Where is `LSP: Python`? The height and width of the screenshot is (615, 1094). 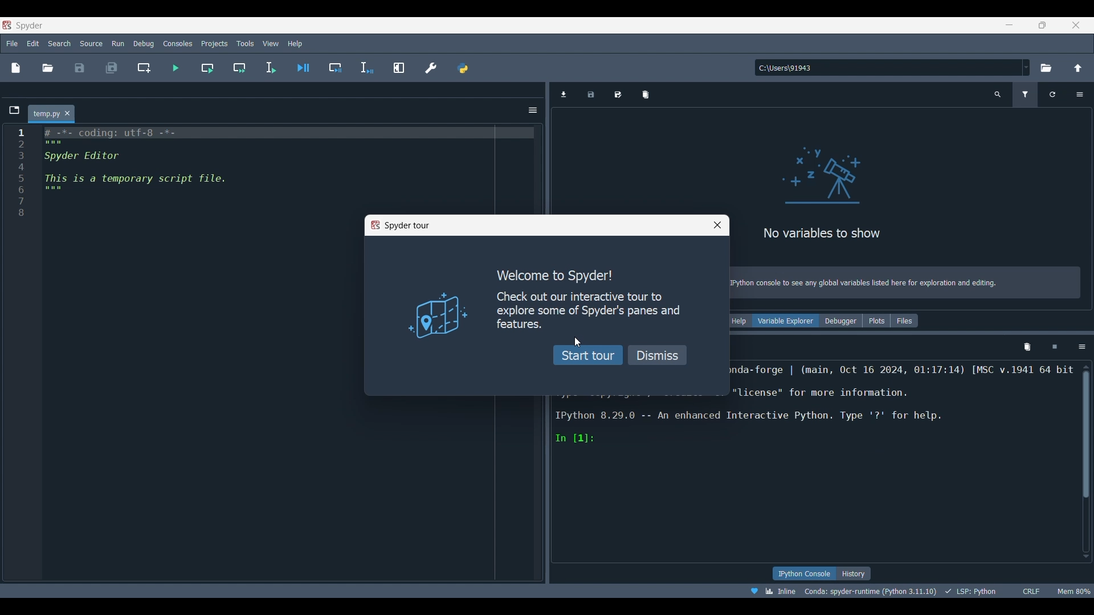
LSP: Python is located at coordinates (895, 592).